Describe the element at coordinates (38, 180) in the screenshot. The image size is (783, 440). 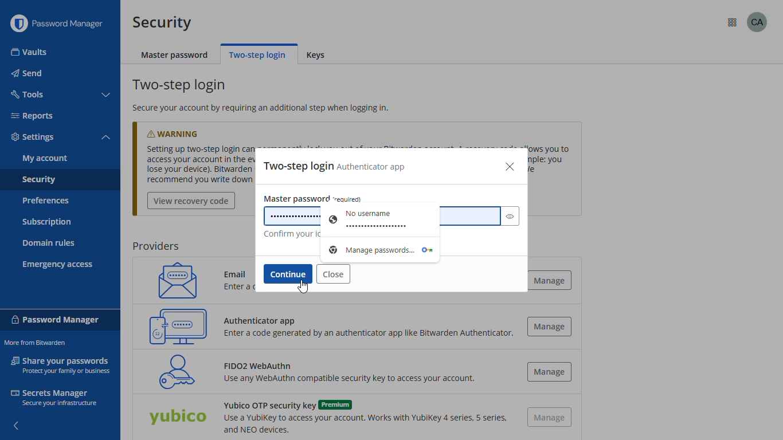
I see `security` at that location.